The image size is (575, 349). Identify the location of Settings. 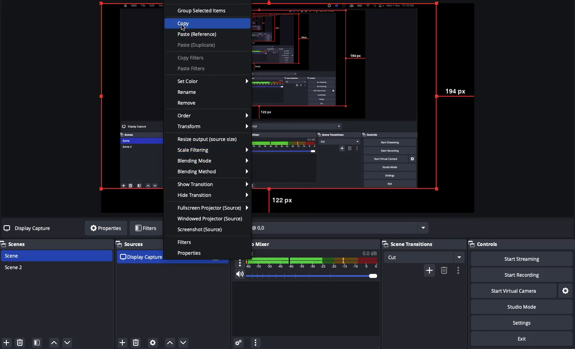
(521, 322).